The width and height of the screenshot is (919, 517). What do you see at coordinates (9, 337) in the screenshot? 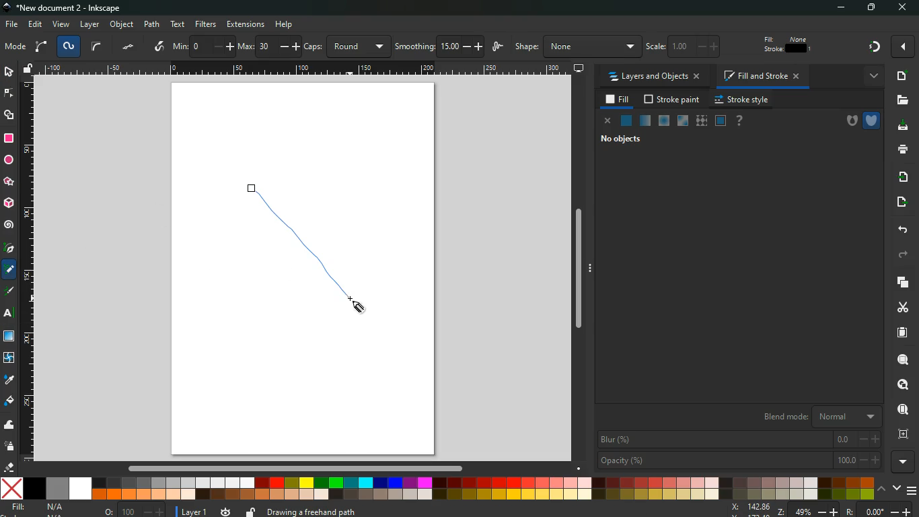
I see `window` at bounding box center [9, 337].